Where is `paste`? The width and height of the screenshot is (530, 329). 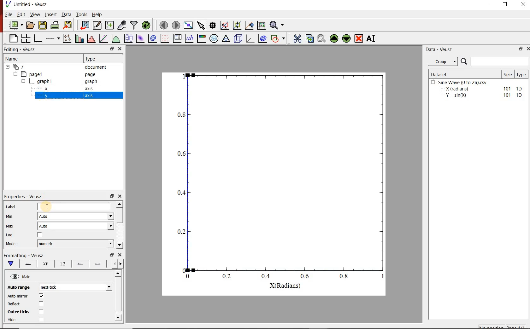
paste is located at coordinates (321, 38).